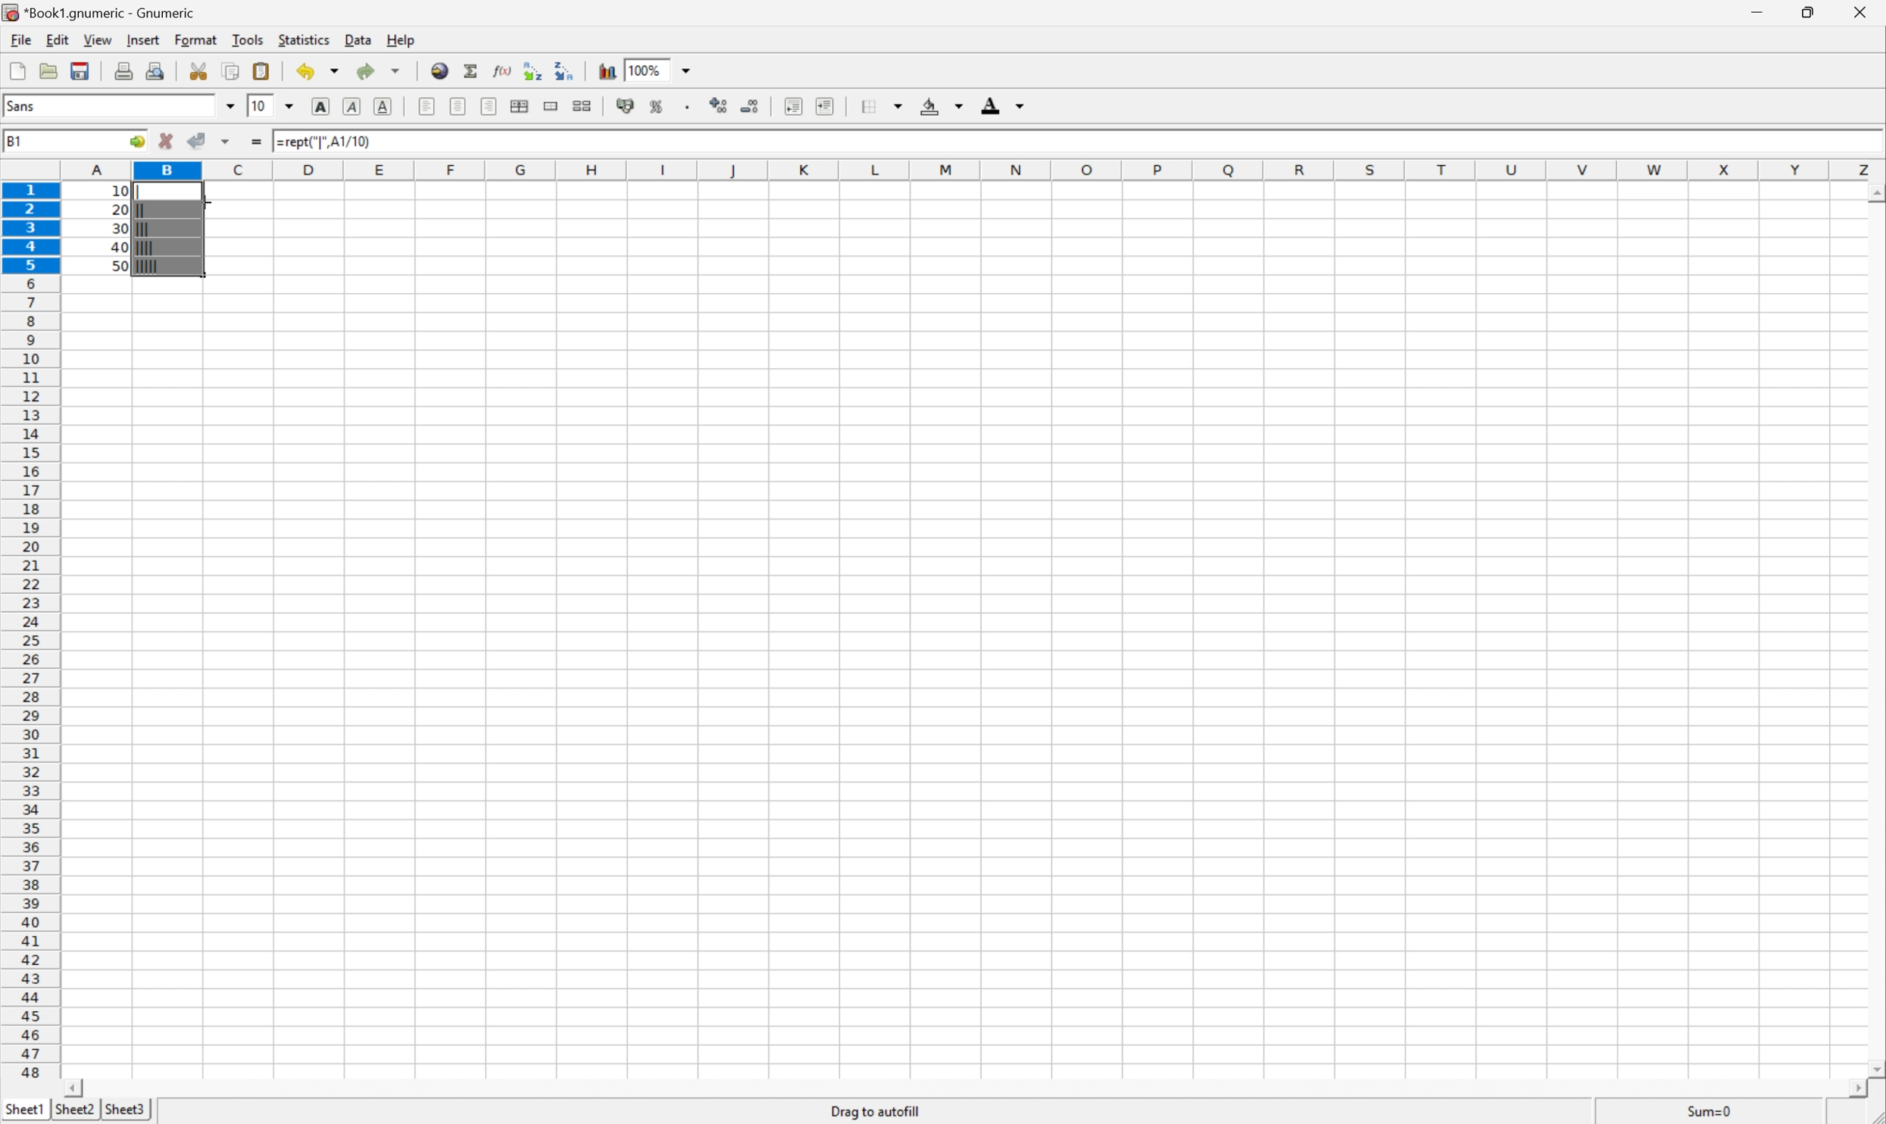 The image size is (1886, 1124). I want to click on Underline, so click(383, 106).